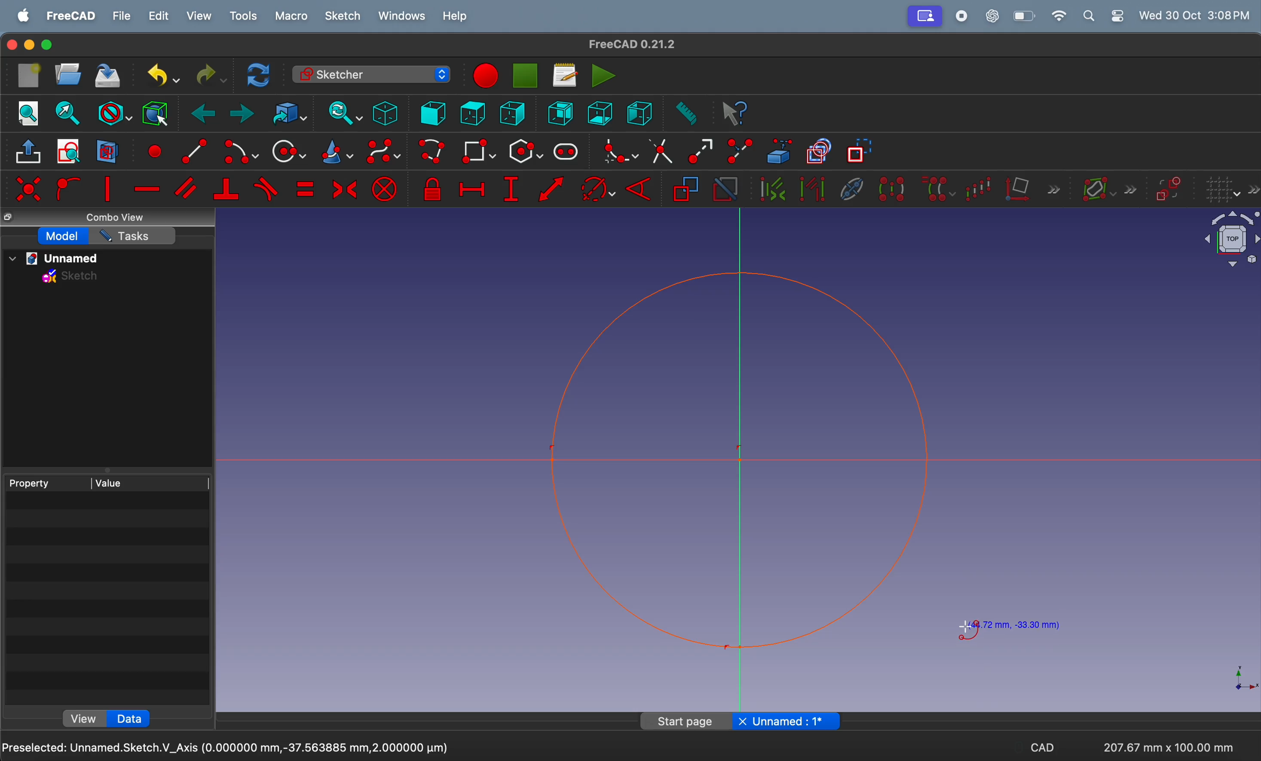  What do you see at coordinates (385, 113) in the screenshot?
I see `iso metric view` at bounding box center [385, 113].